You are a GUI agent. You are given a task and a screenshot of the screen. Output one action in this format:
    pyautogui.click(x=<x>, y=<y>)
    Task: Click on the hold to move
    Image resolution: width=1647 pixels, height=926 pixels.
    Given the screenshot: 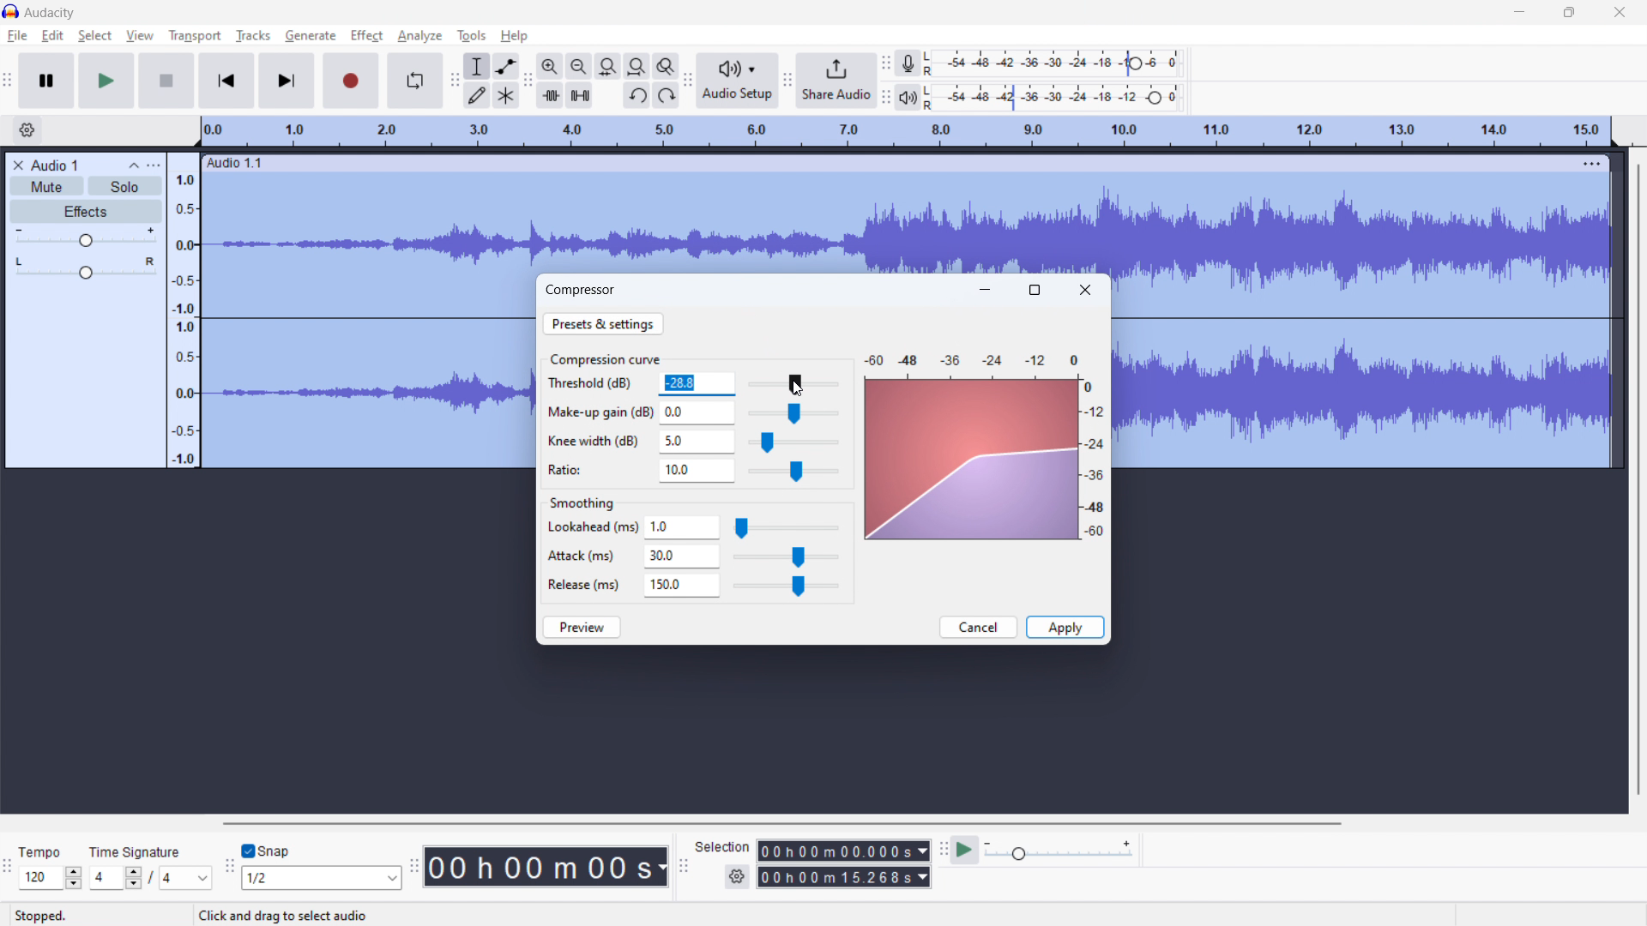 What is the action you would take?
    pyautogui.click(x=892, y=162)
    